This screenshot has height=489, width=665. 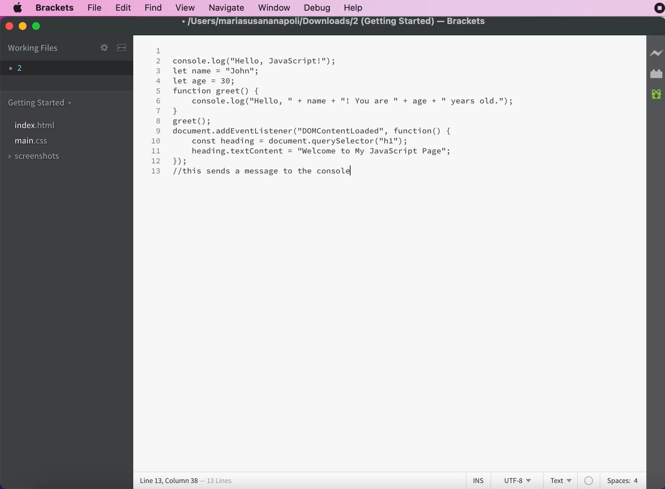 What do you see at coordinates (152, 8) in the screenshot?
I see `find` at bounding box center [152, 8].